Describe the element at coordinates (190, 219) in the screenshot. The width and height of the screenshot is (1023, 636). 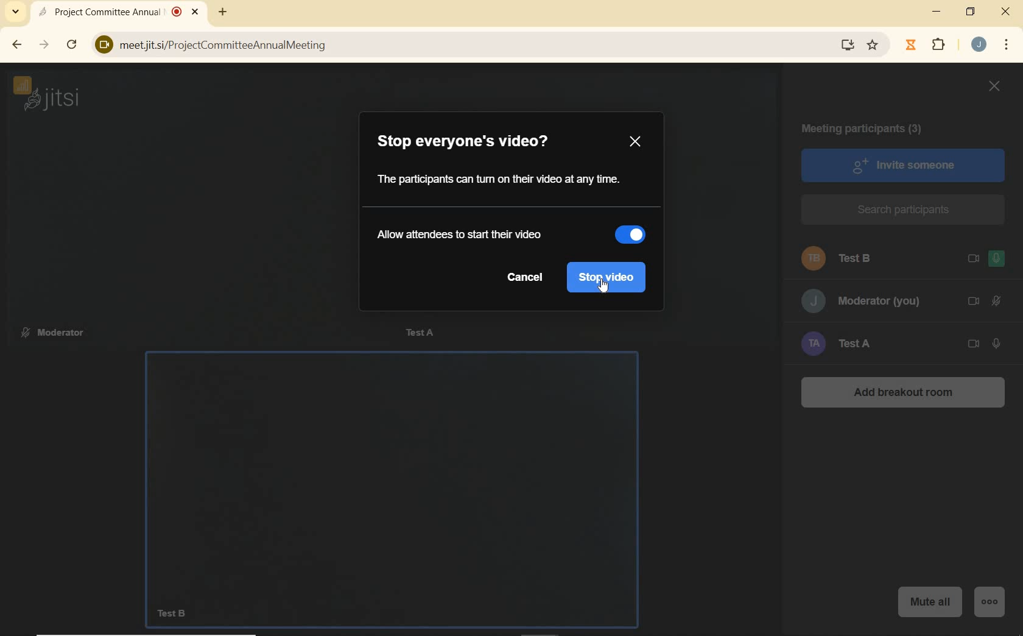
I see `moderator camera` at that location.